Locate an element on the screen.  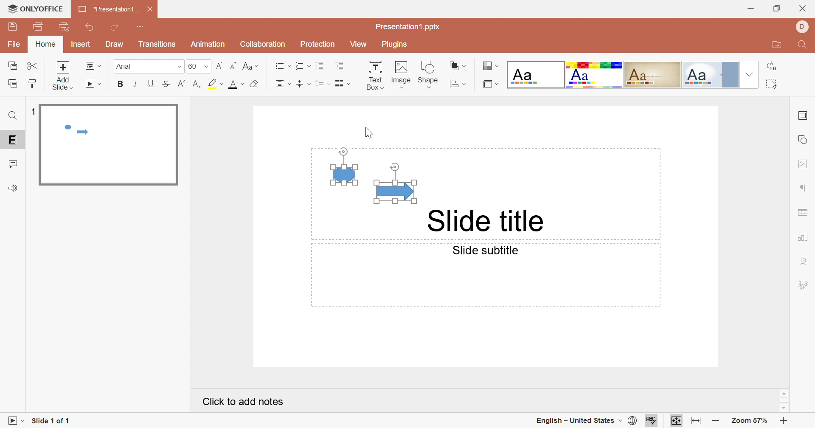
Paste is located at coordinates (13, 86).